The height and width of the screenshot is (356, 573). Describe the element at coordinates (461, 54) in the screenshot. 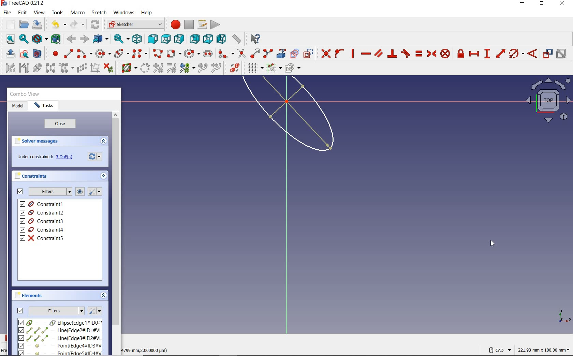

I see `constrin lock` at that location.